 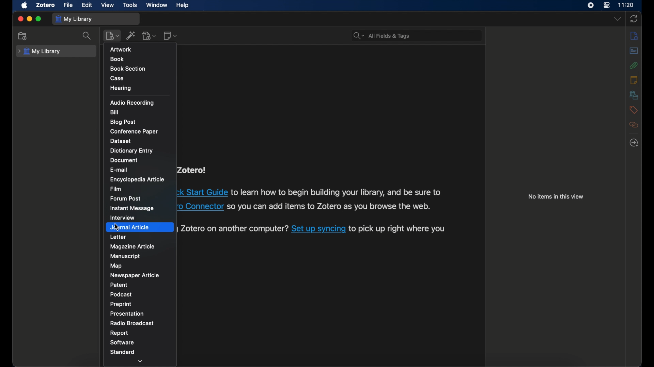 I want to click on radio broadcast, so click(x=132, y=323).